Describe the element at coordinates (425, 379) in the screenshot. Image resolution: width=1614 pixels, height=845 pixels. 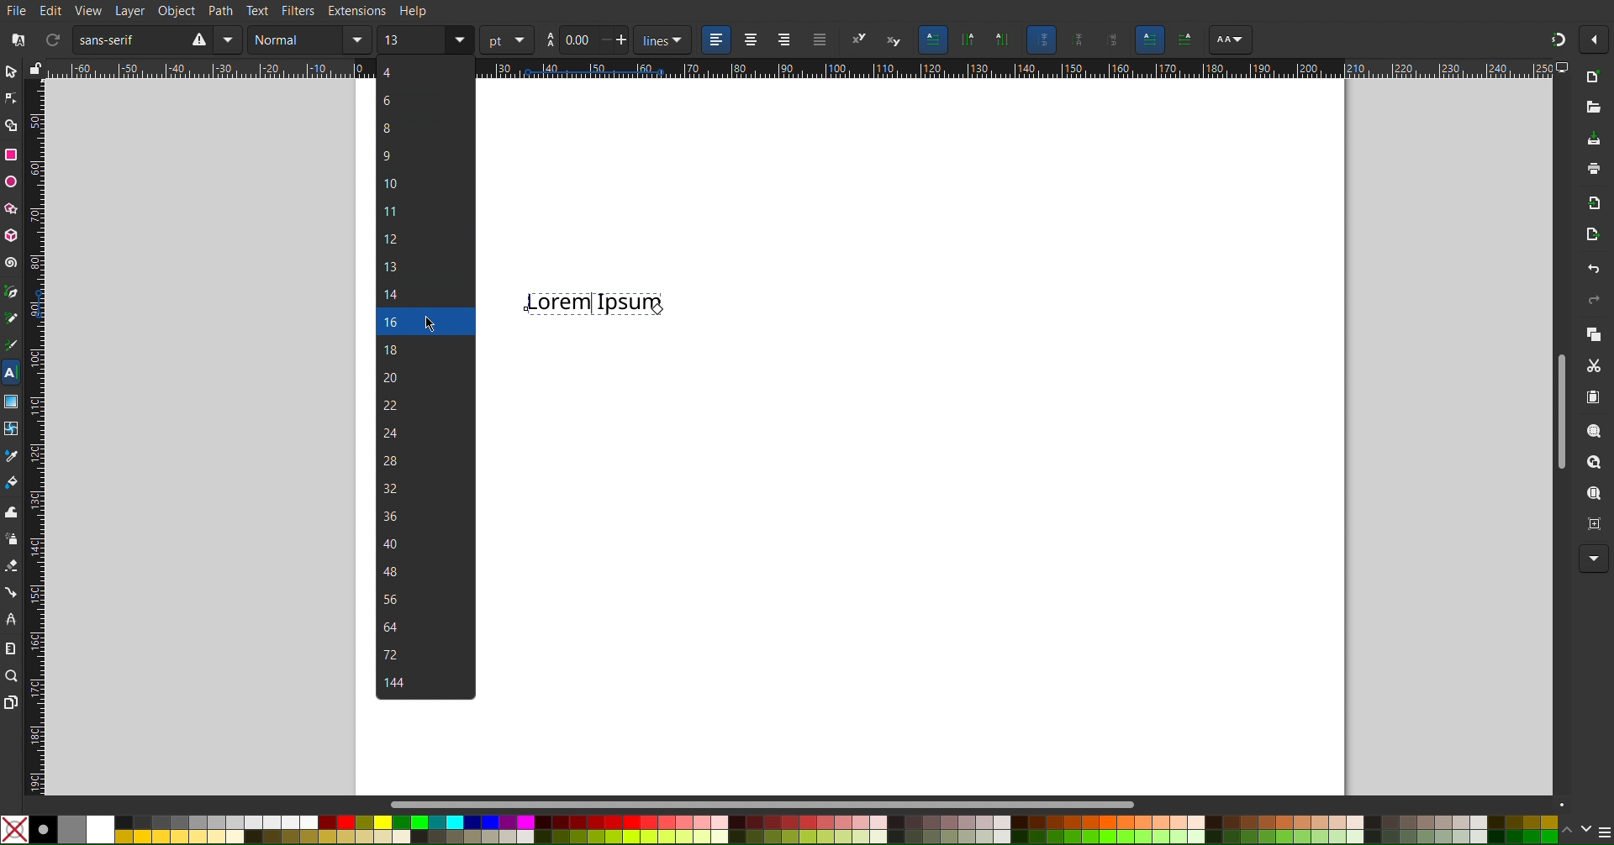
I see `Font sizes` at that location.